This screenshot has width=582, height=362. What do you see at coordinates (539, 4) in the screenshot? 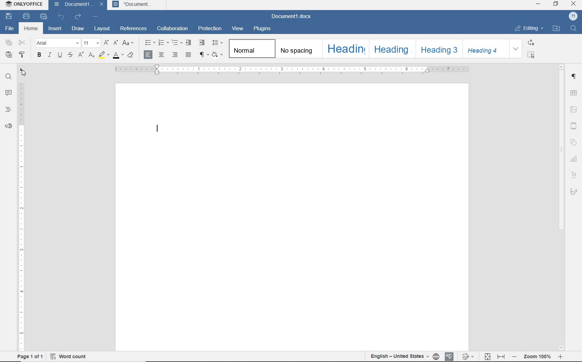
I see `MINIMIZE` at bounding box center [539, 4].